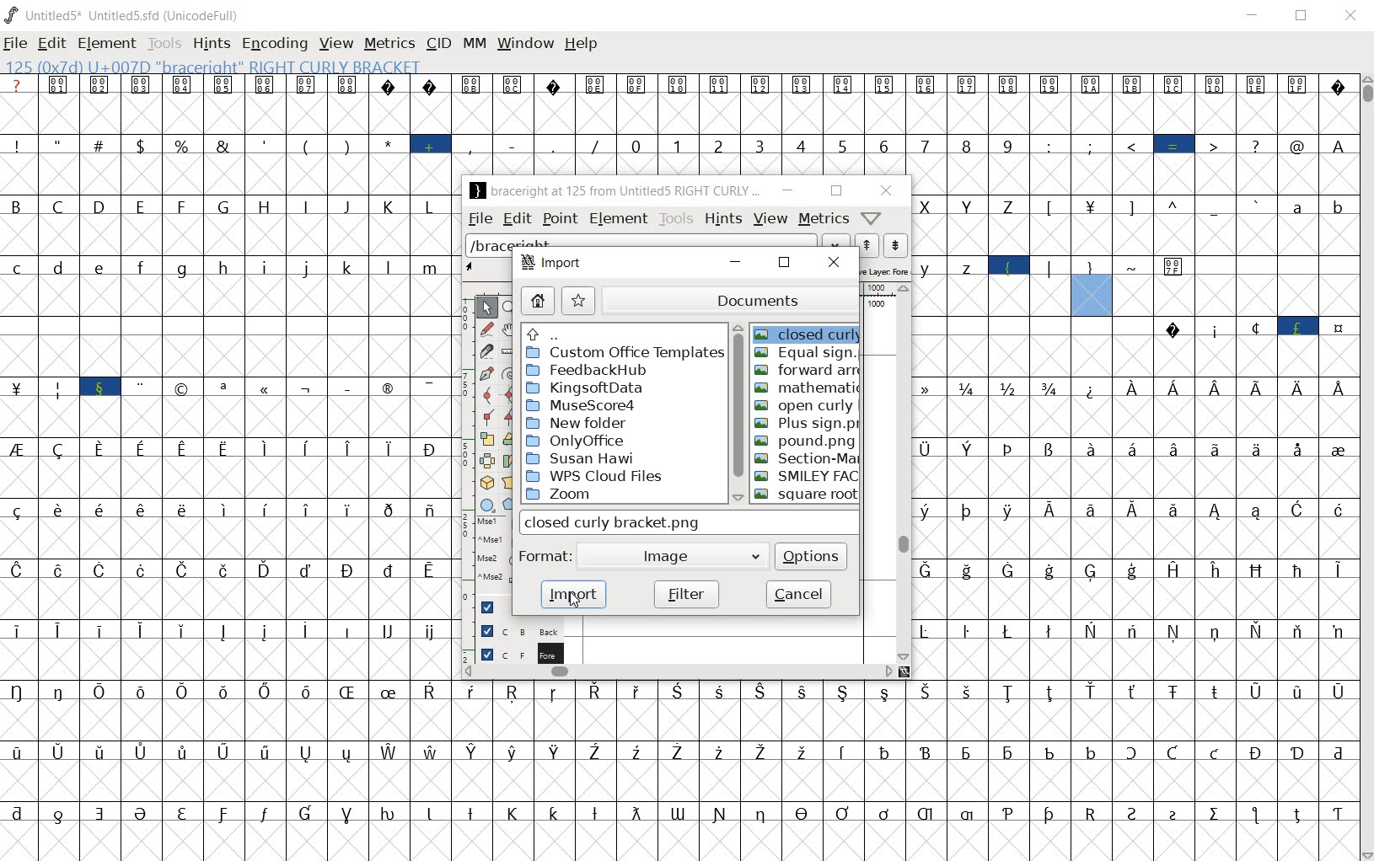  What do you see at coordinates (905, 473) in the screenshot?
I see `scrollbar` at bounding box center [905, 473].